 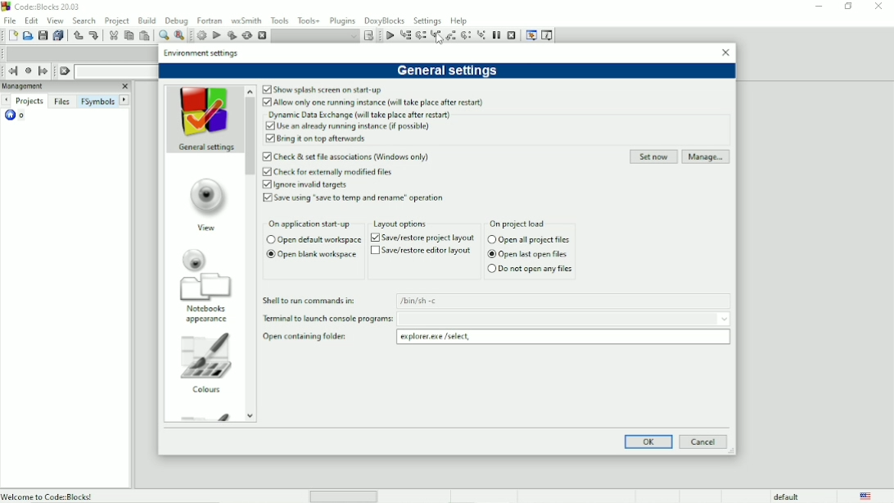 What do you see at coordinates (162, 35) in the screenshot?
I see `Find` at bounding box center [162, 35].